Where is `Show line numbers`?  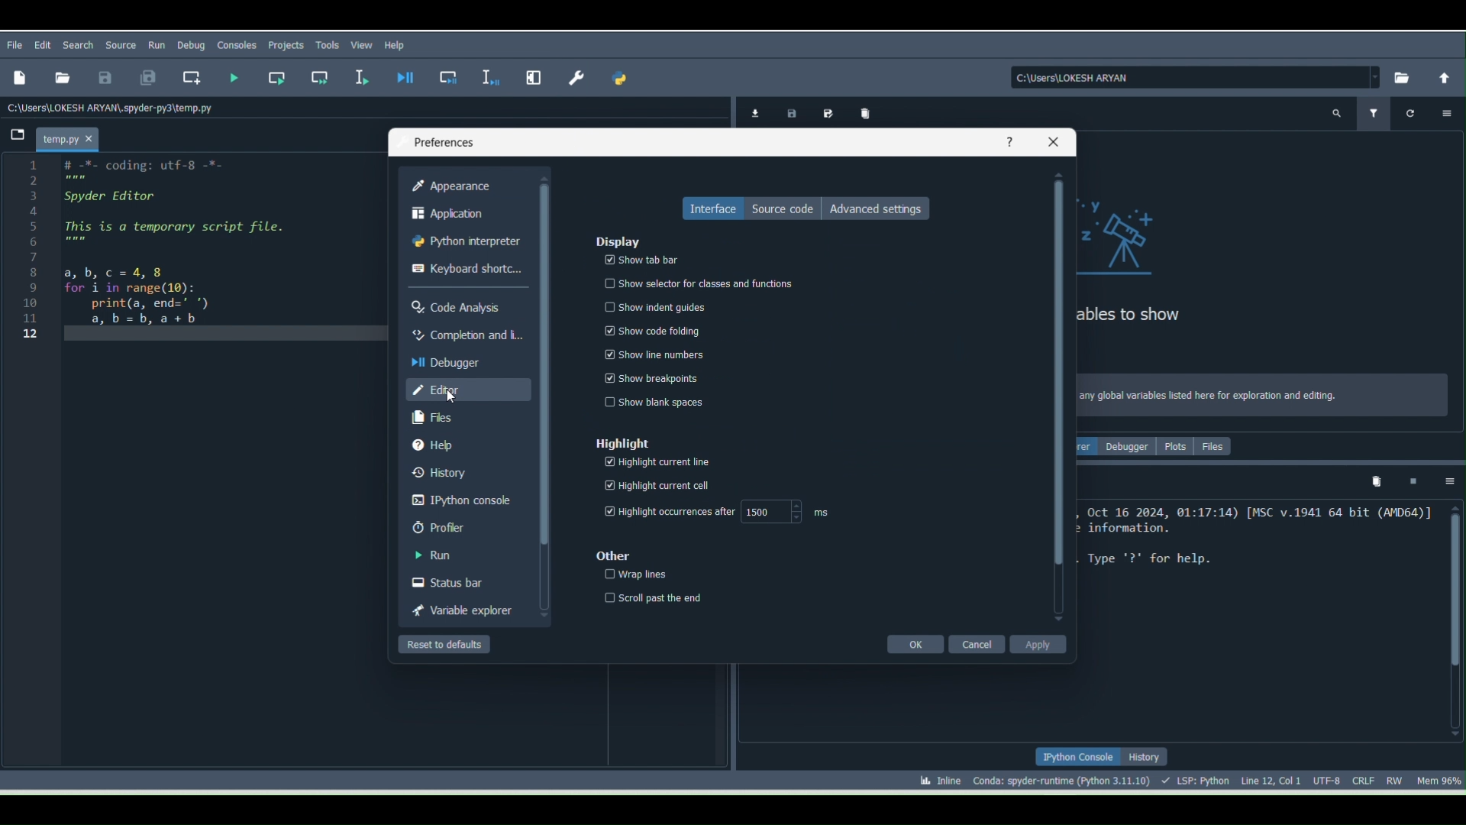
Show line numbers is located at coordinates (651, 353).